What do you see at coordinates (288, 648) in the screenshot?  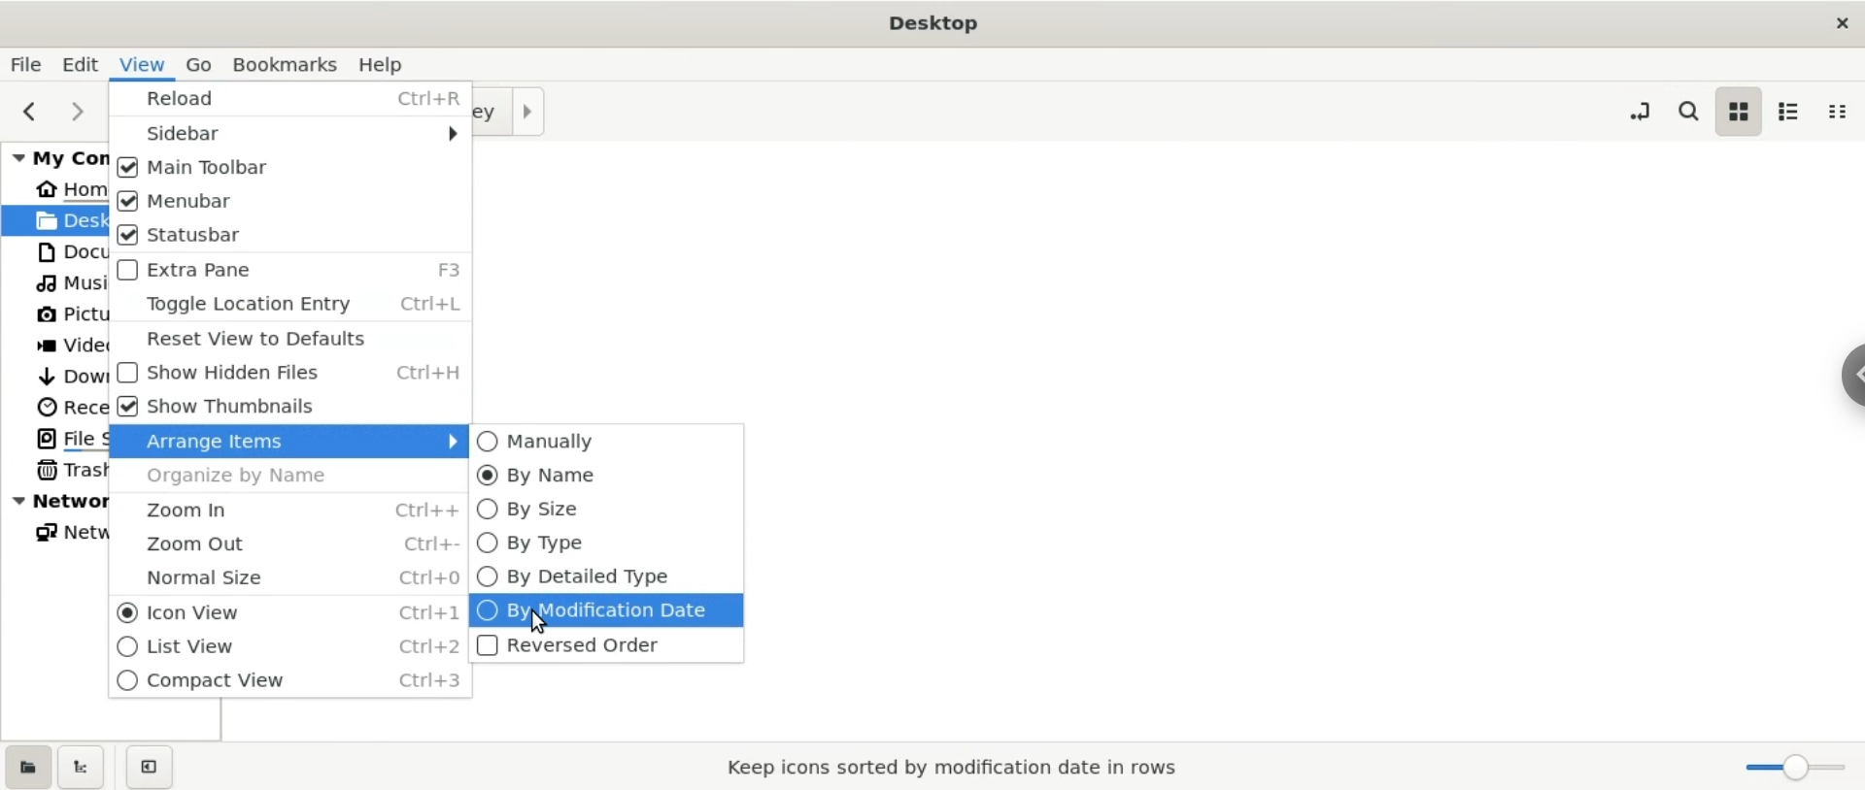 I see `list view` at bounding box center [288, 648].